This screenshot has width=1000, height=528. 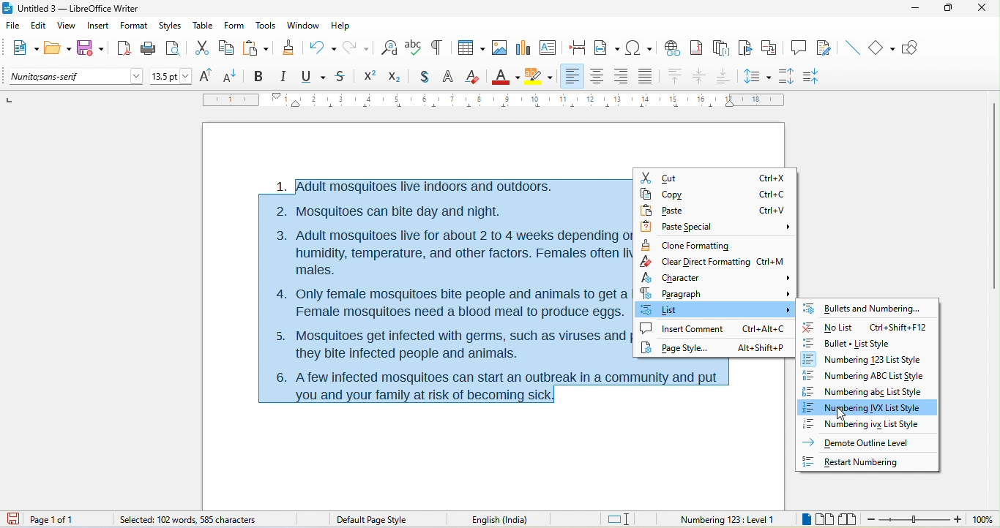 What do you see at coordinates (17, 520) in the screenshot?
I see `click to save the document` at bounding box center [17, 520].